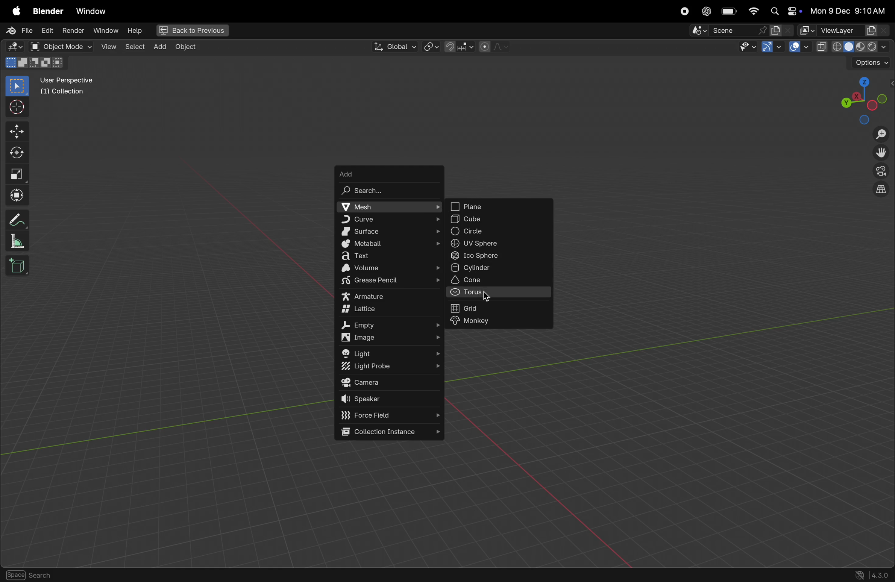  I want to click on scale, so click(18, 173).